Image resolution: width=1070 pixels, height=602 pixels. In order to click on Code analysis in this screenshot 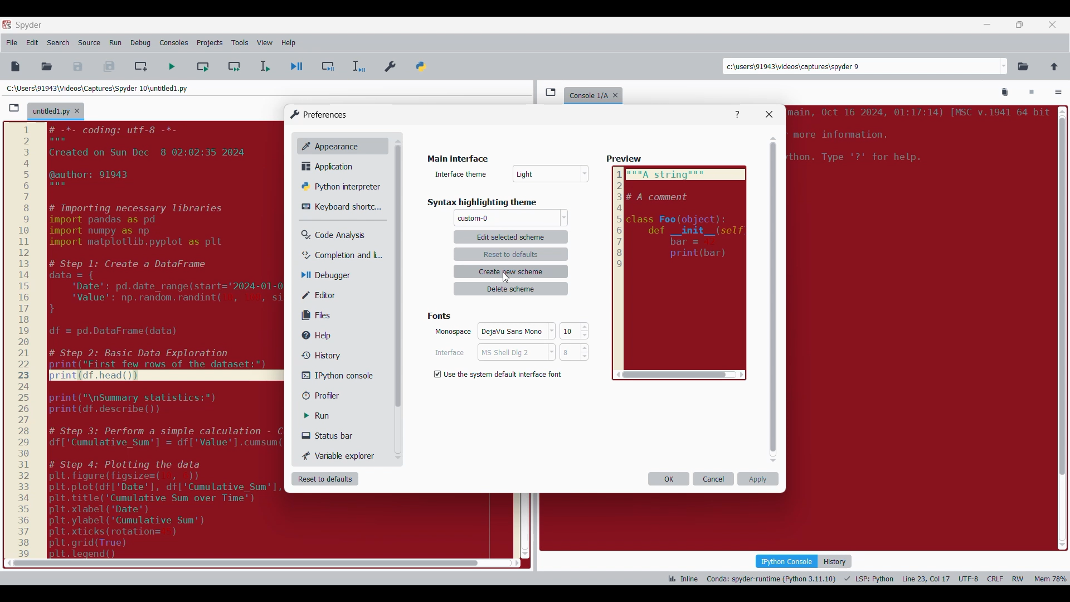, I will do `click(341, 235)`.